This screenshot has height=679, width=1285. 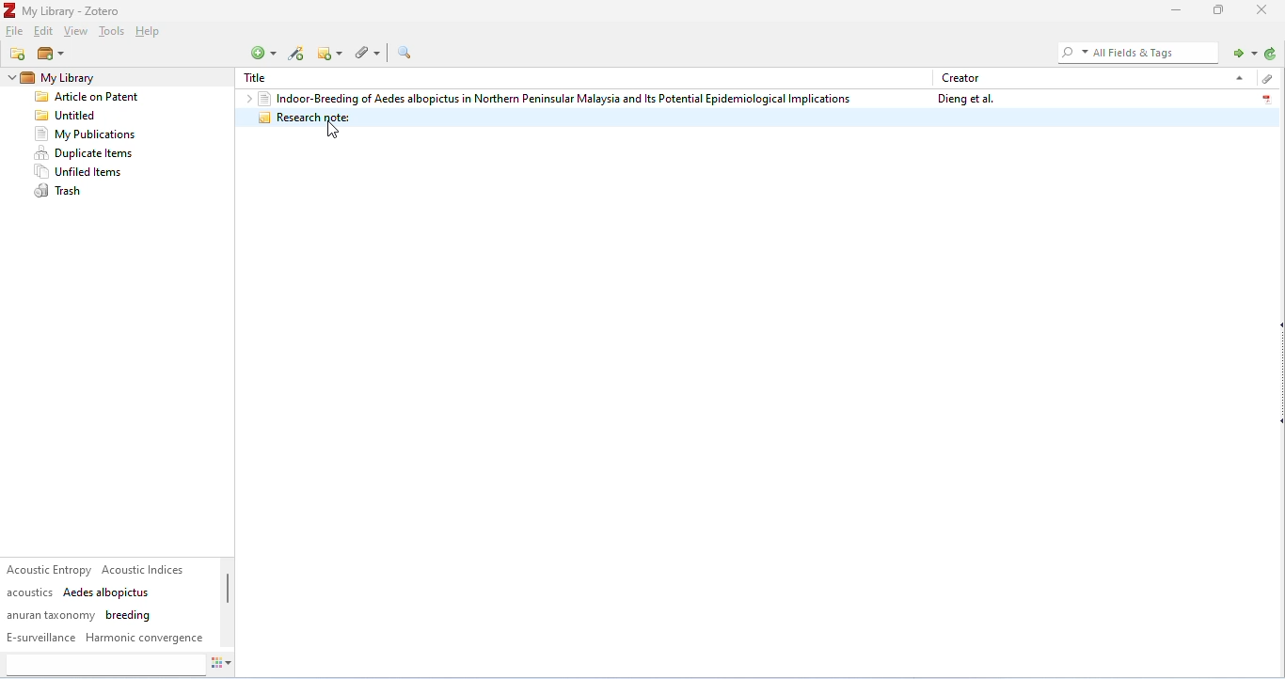 What do you see at coordinates (19, 54) in the screenshot?
I see `new collection` at bounding box center [19, 54].